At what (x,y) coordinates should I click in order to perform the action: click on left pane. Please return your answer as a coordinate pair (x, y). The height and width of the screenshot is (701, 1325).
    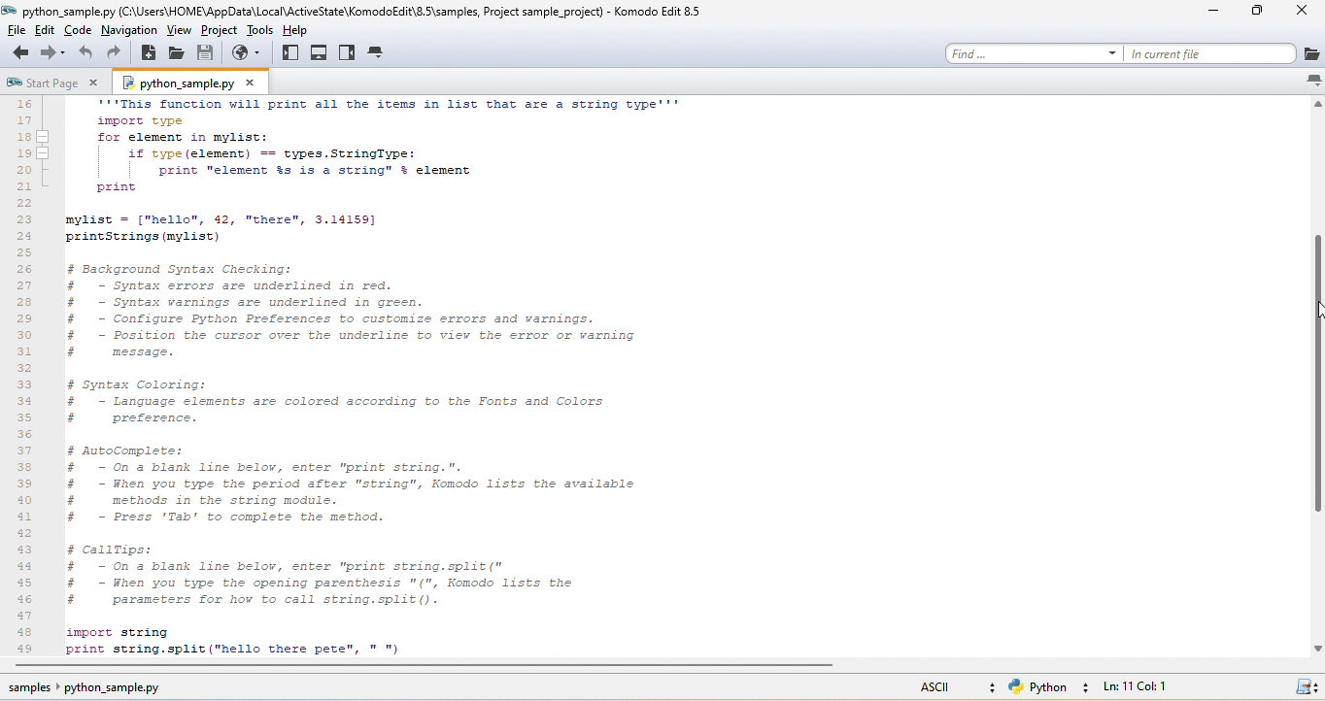
    Looking at the image, I should click on (291, 53).